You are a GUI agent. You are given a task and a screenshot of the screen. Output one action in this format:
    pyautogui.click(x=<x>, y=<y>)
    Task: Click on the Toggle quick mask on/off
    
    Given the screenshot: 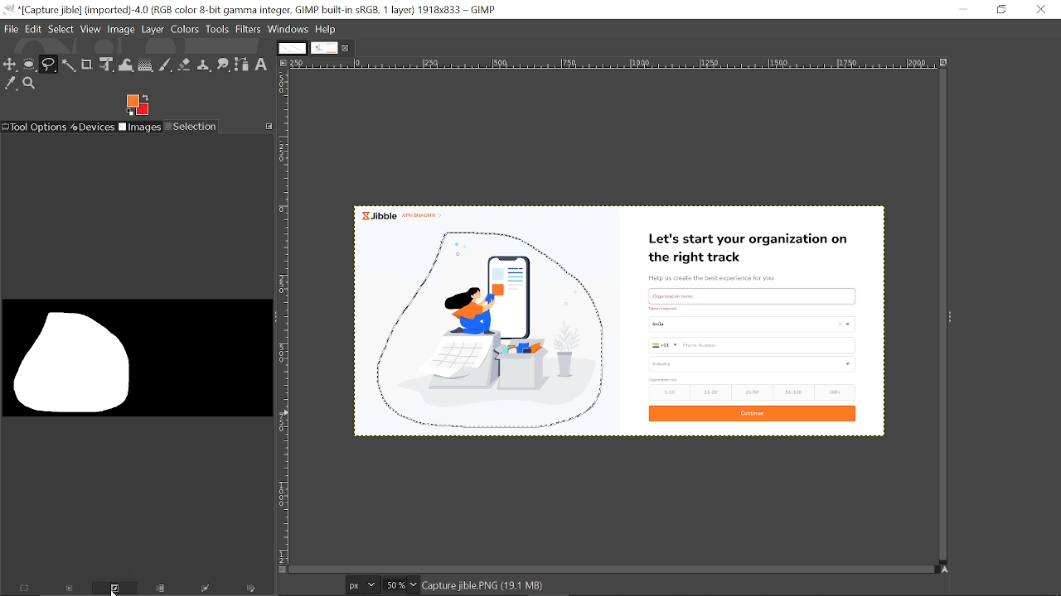 What is the action you would take?
    pyautogui.click(x=281, y=570)
    